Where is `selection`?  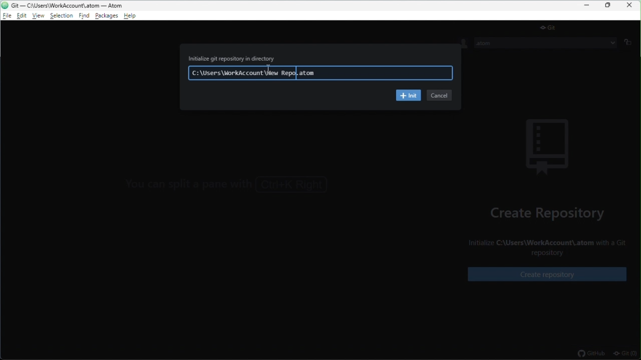 selection is located at coordinates (63, 17).